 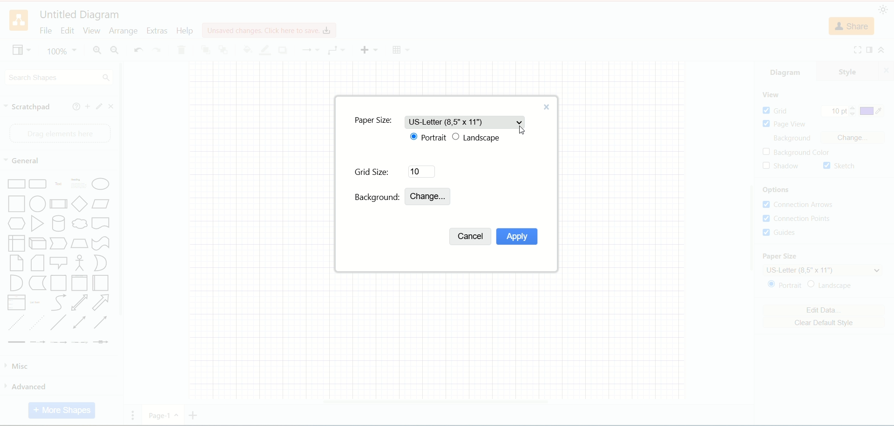 What do you see at coordinates (138, 50) in the screenshot?
I see `undo` at bounding box center [138, 50].